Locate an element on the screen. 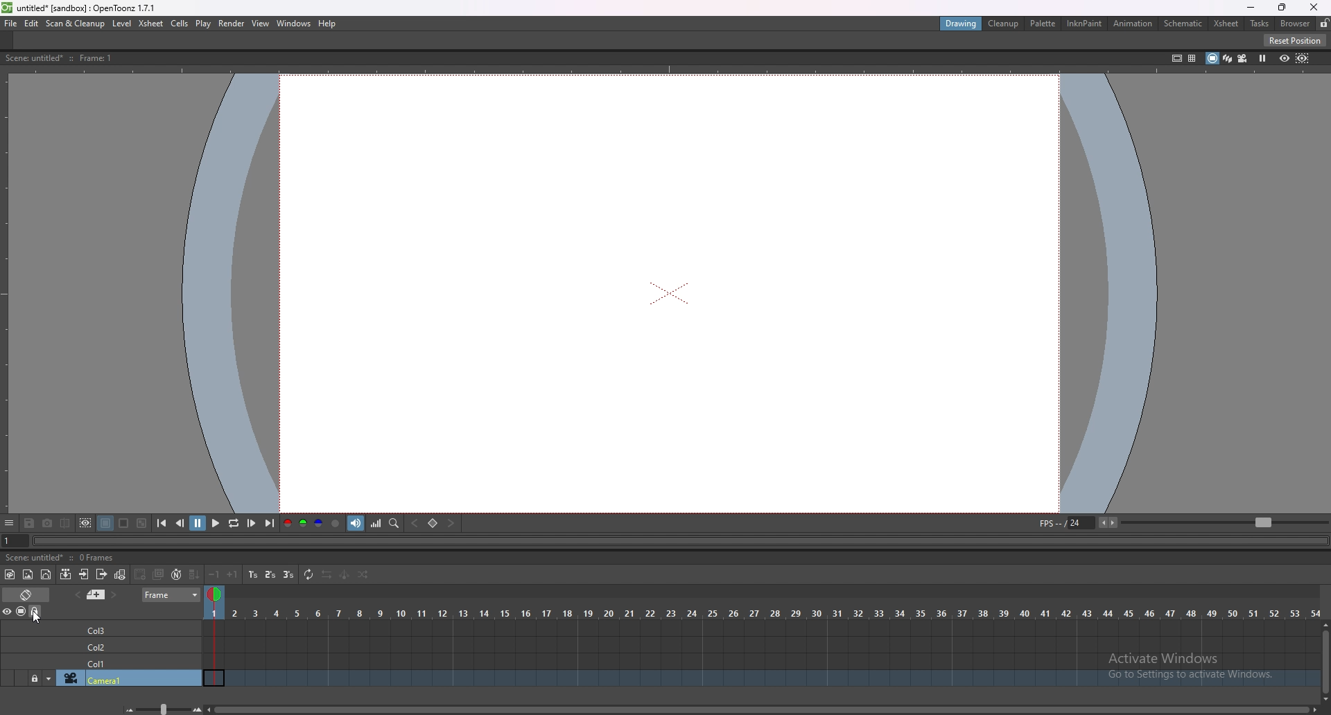 Image resolution: width=1331 pixels, height=715 pixels. camera stand visibility toggle is located at coordinates (21, 612).